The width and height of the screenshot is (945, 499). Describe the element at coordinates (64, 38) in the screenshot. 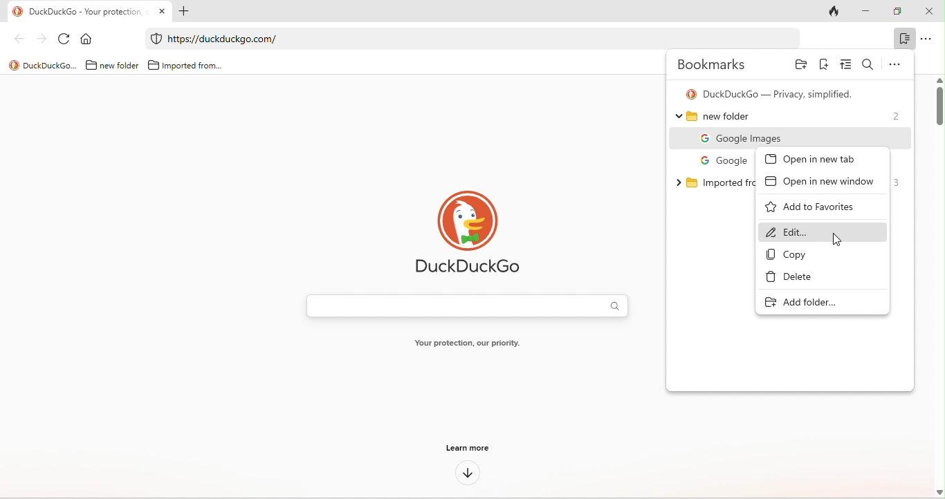

I see `refresh` at that location.